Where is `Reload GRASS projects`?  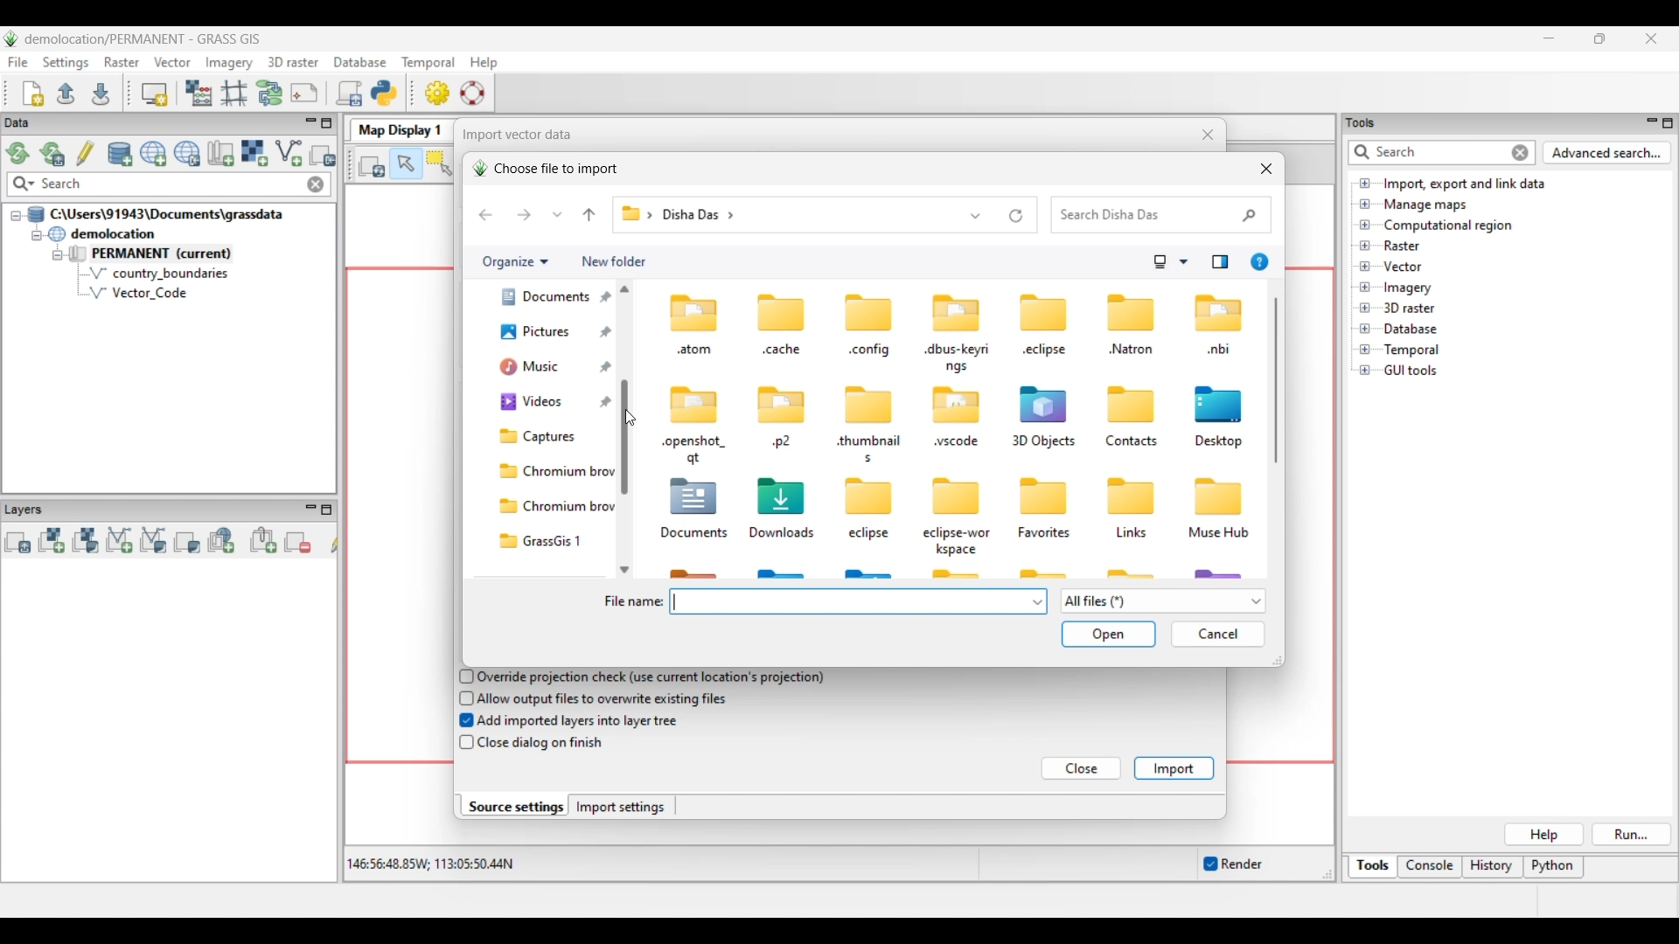
Reload GRASS projects is located at coordinates (18, 153).